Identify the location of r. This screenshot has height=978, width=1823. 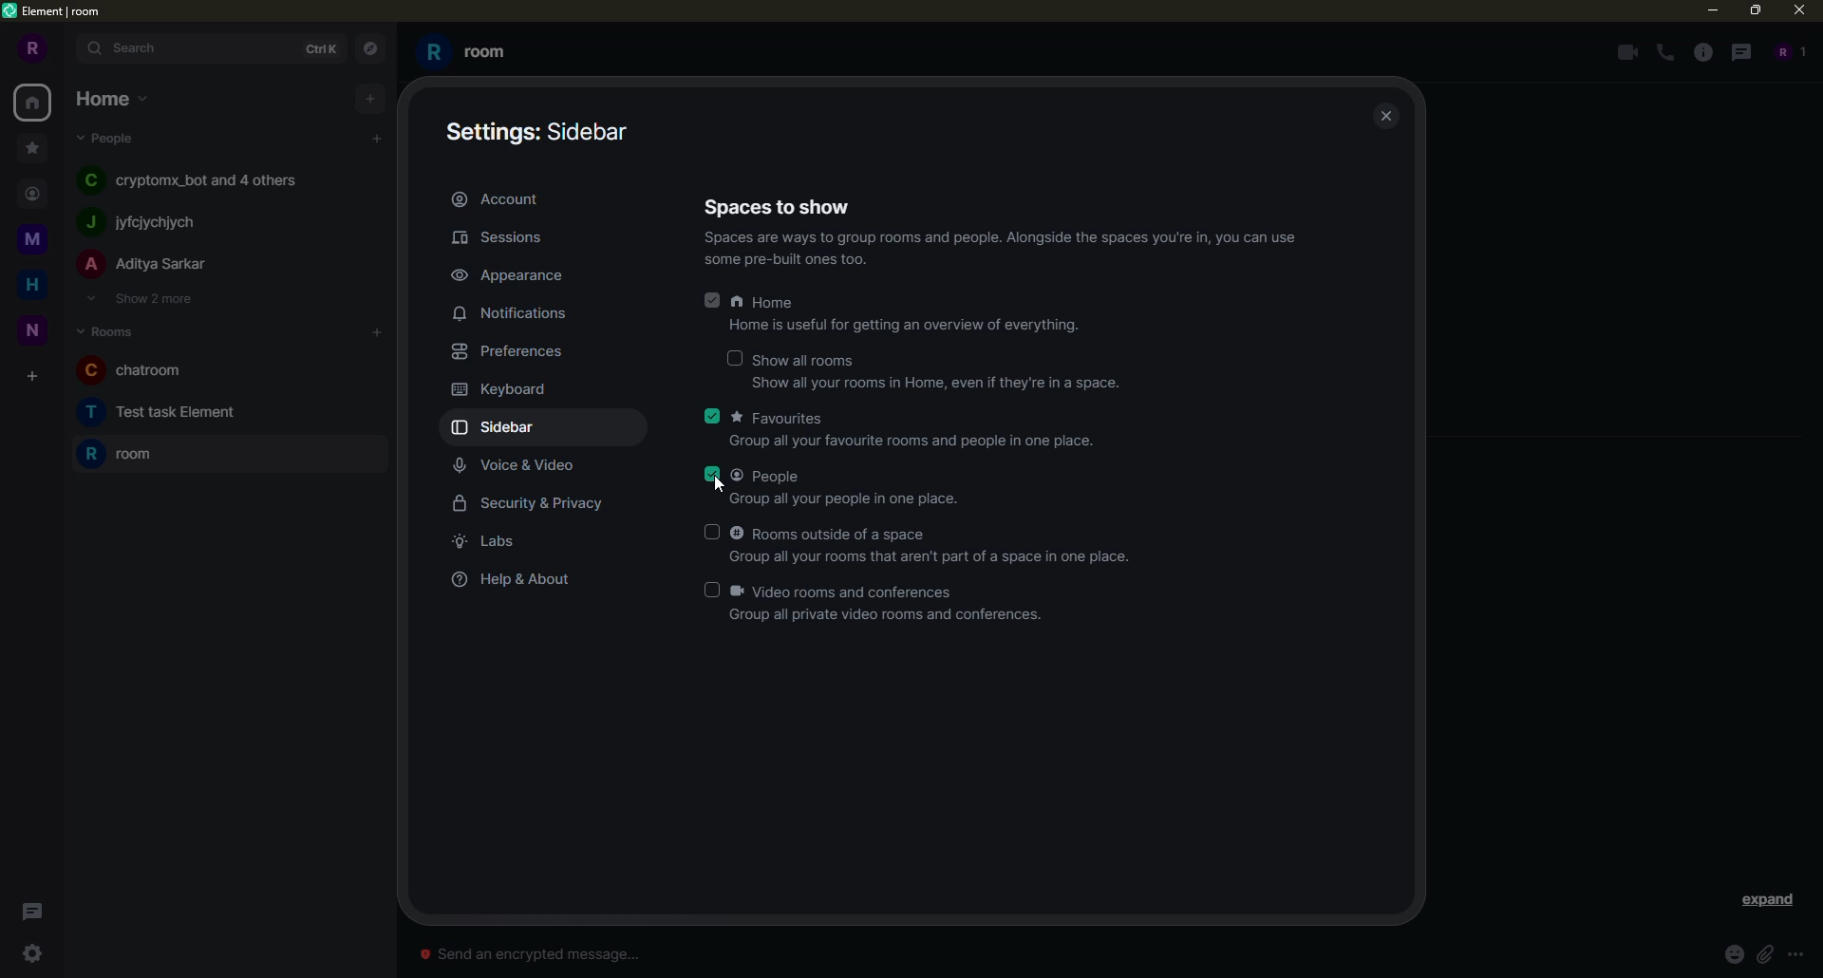
(29, 49).